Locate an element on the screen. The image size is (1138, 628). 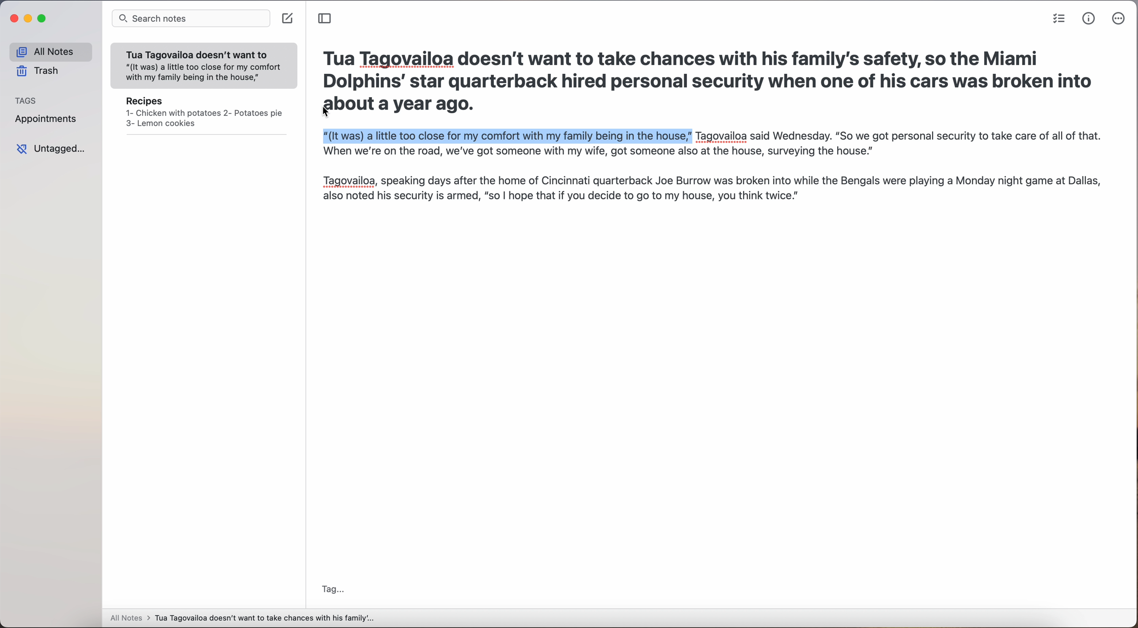
all notes is located at coordinates (50, 51).